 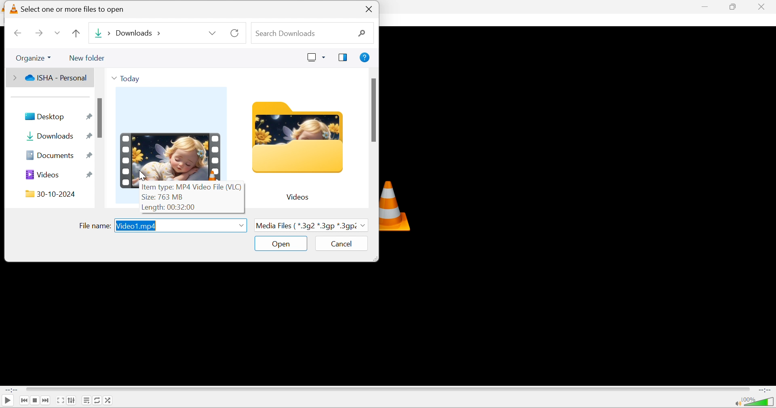 I want to click on ISHA - Personal, so click(x=51, y=77).